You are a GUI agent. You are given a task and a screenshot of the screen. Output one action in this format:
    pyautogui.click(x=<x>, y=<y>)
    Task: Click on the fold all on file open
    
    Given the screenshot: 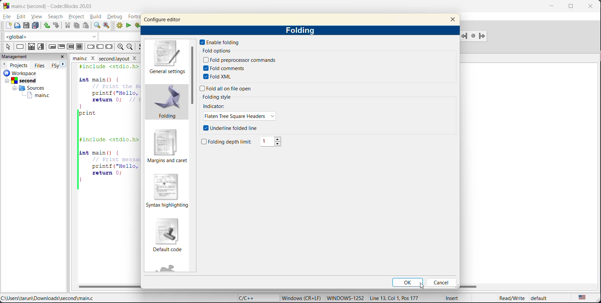 What is the action you would take?
    pyautogui.click(x=228, y=89)
    